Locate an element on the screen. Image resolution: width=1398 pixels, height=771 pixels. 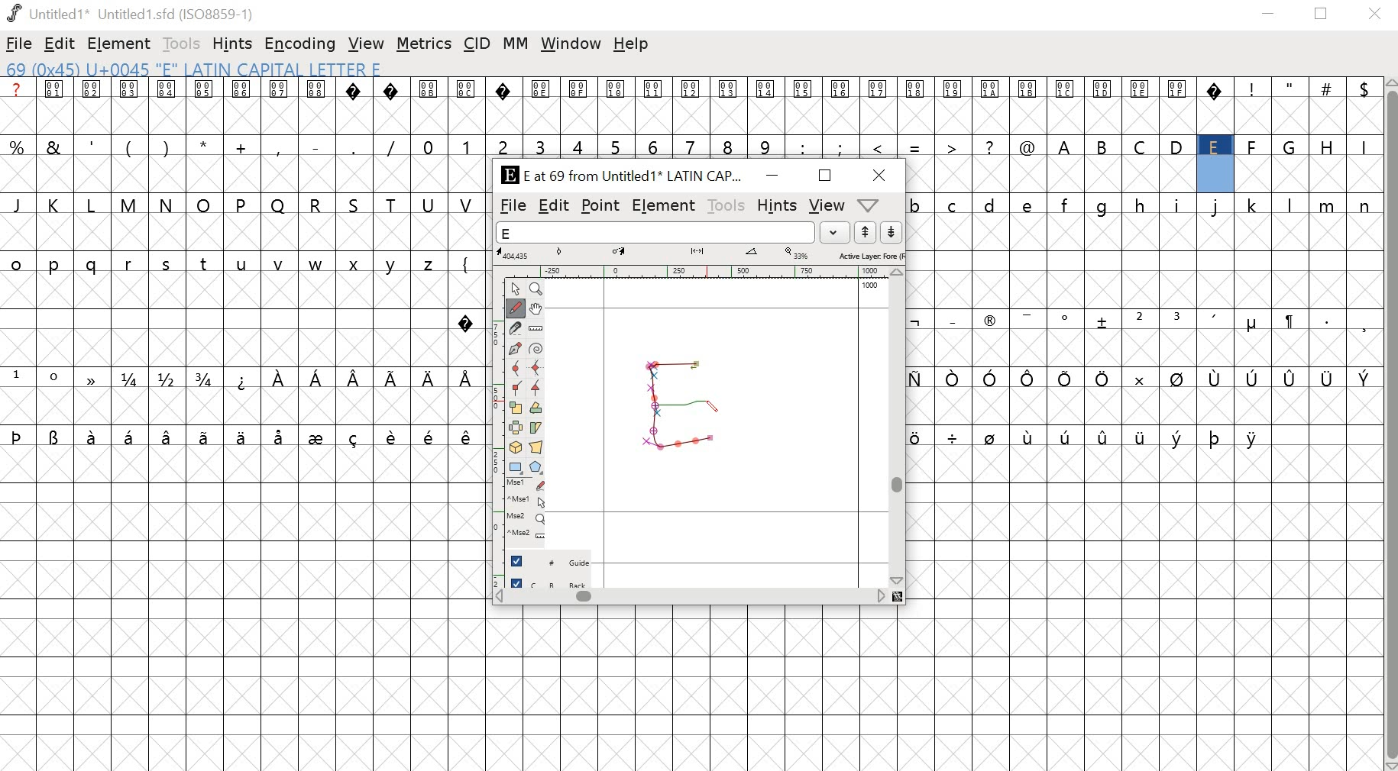
edit is located at coordinates (554, 207).